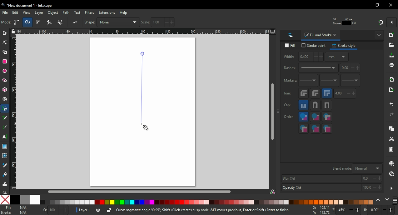  What do you see at coordinates (337, 57) in the screenshot?
I see `measuring units` at bounding box center [337, 57].